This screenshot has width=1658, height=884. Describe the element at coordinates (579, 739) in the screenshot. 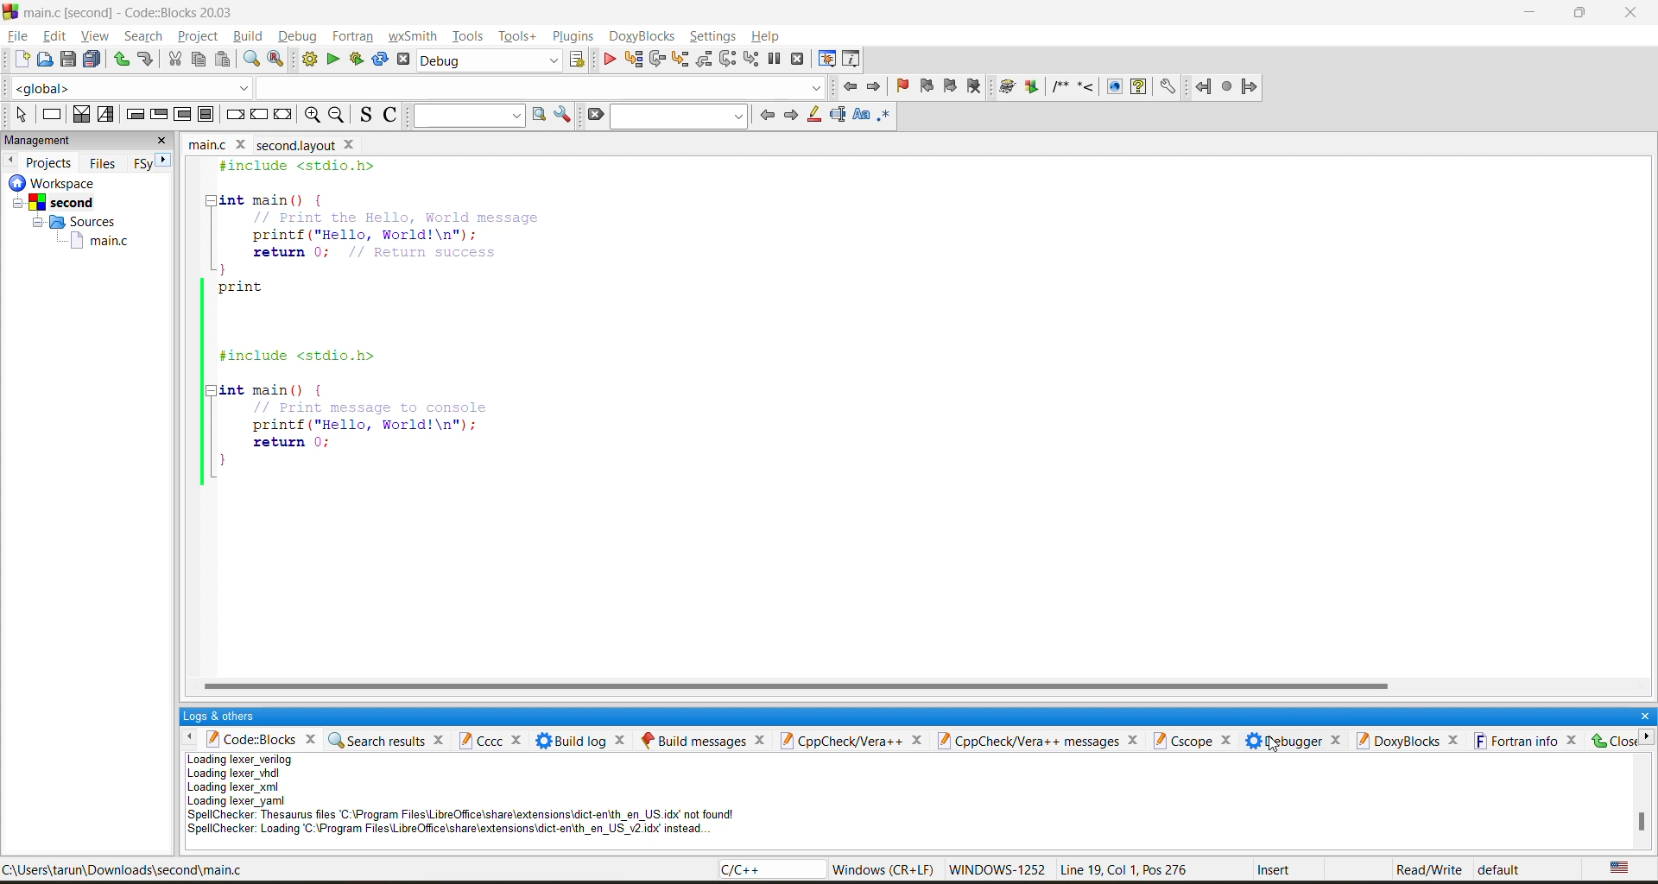

I see `build log` at that location.